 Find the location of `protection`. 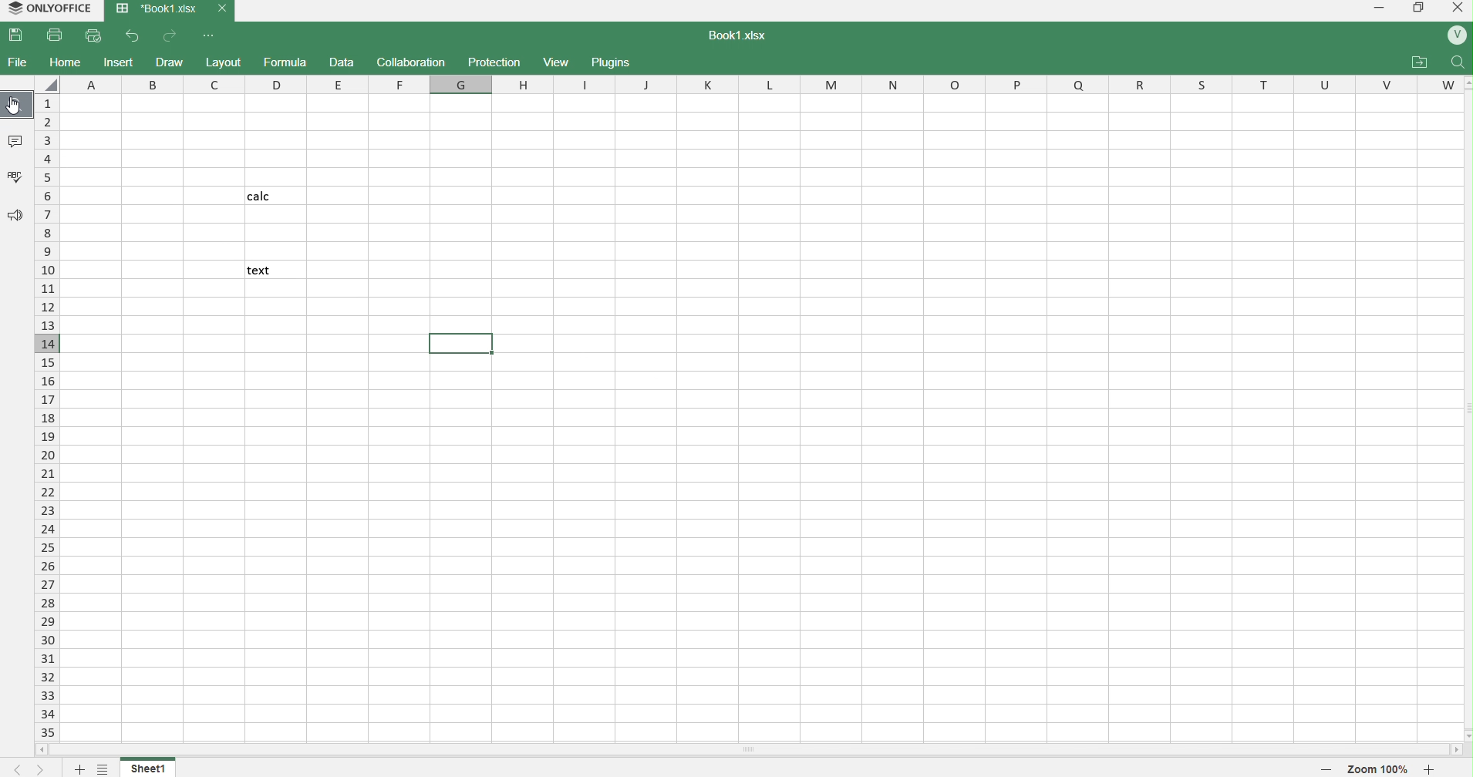

protection is located at coordinates (494, 61).